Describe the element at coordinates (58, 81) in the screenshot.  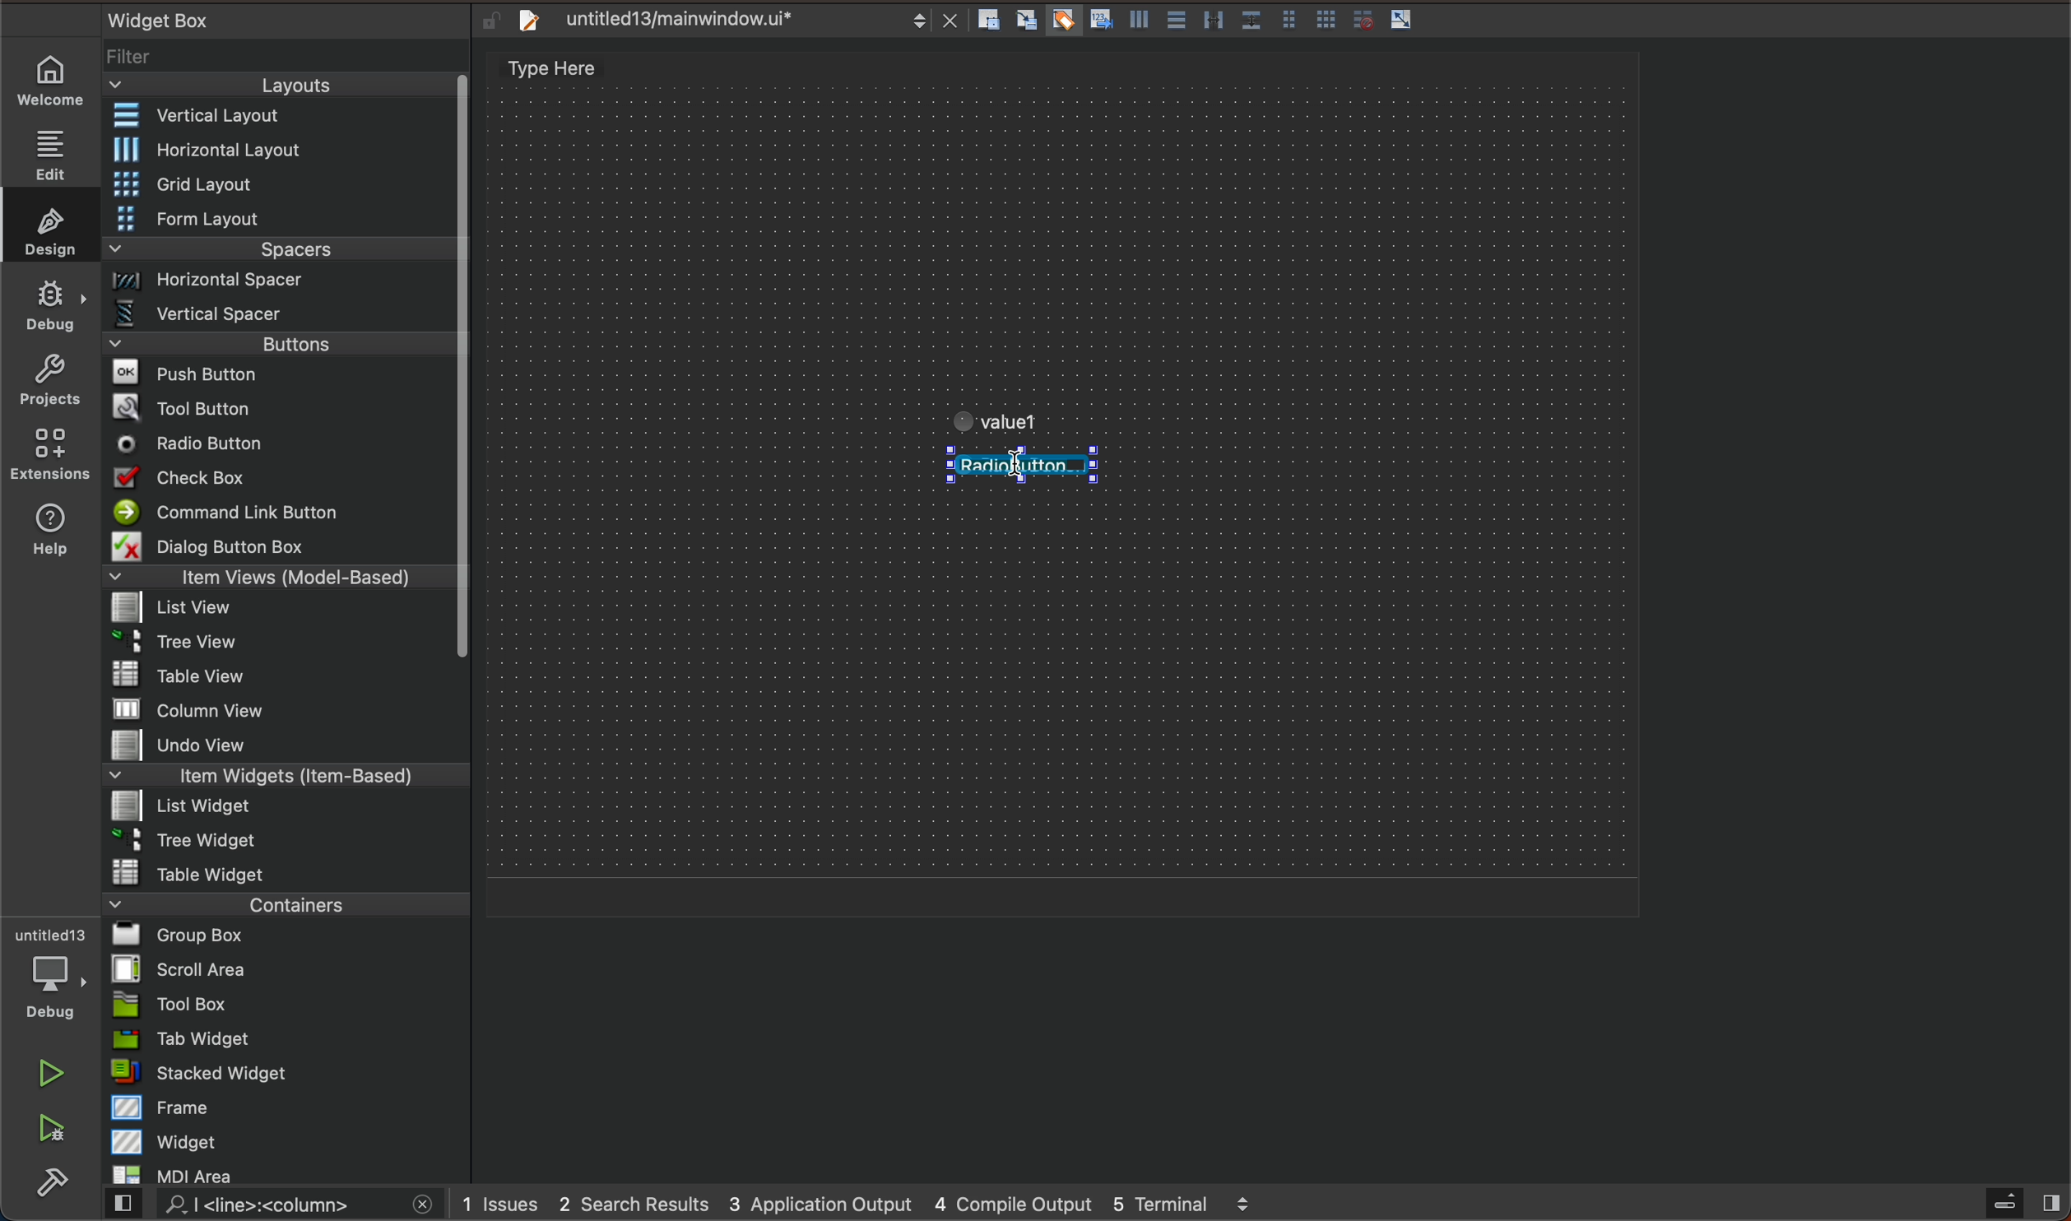
I see `home` at that location.